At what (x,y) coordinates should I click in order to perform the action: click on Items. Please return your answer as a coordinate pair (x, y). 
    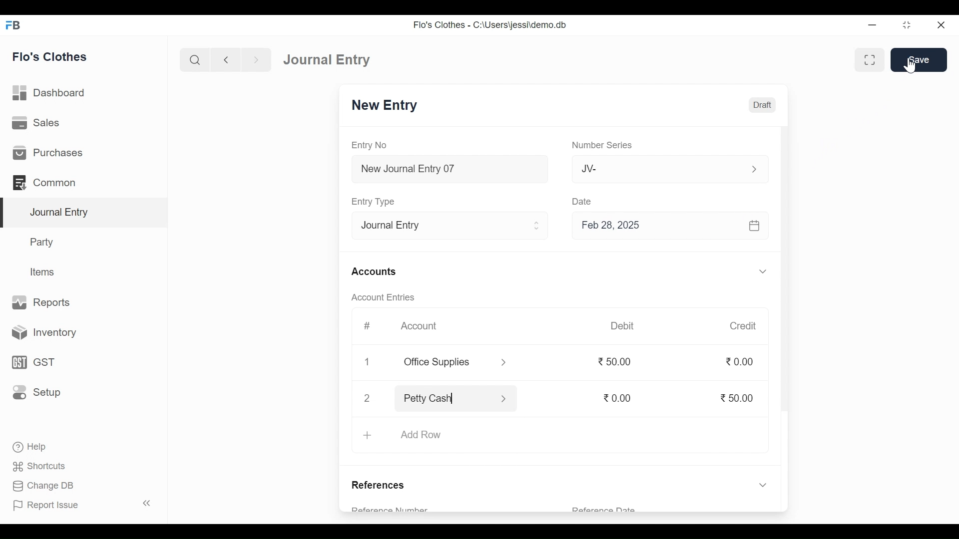
    Looking at the image, I should click on (44, 272).